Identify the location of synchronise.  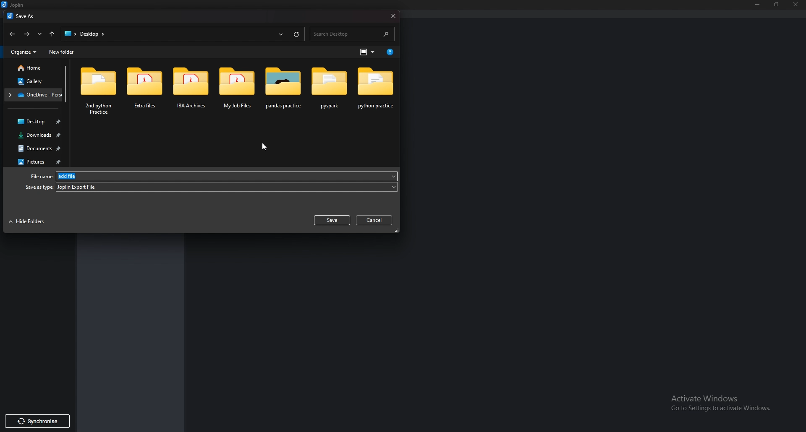
(39, 419).